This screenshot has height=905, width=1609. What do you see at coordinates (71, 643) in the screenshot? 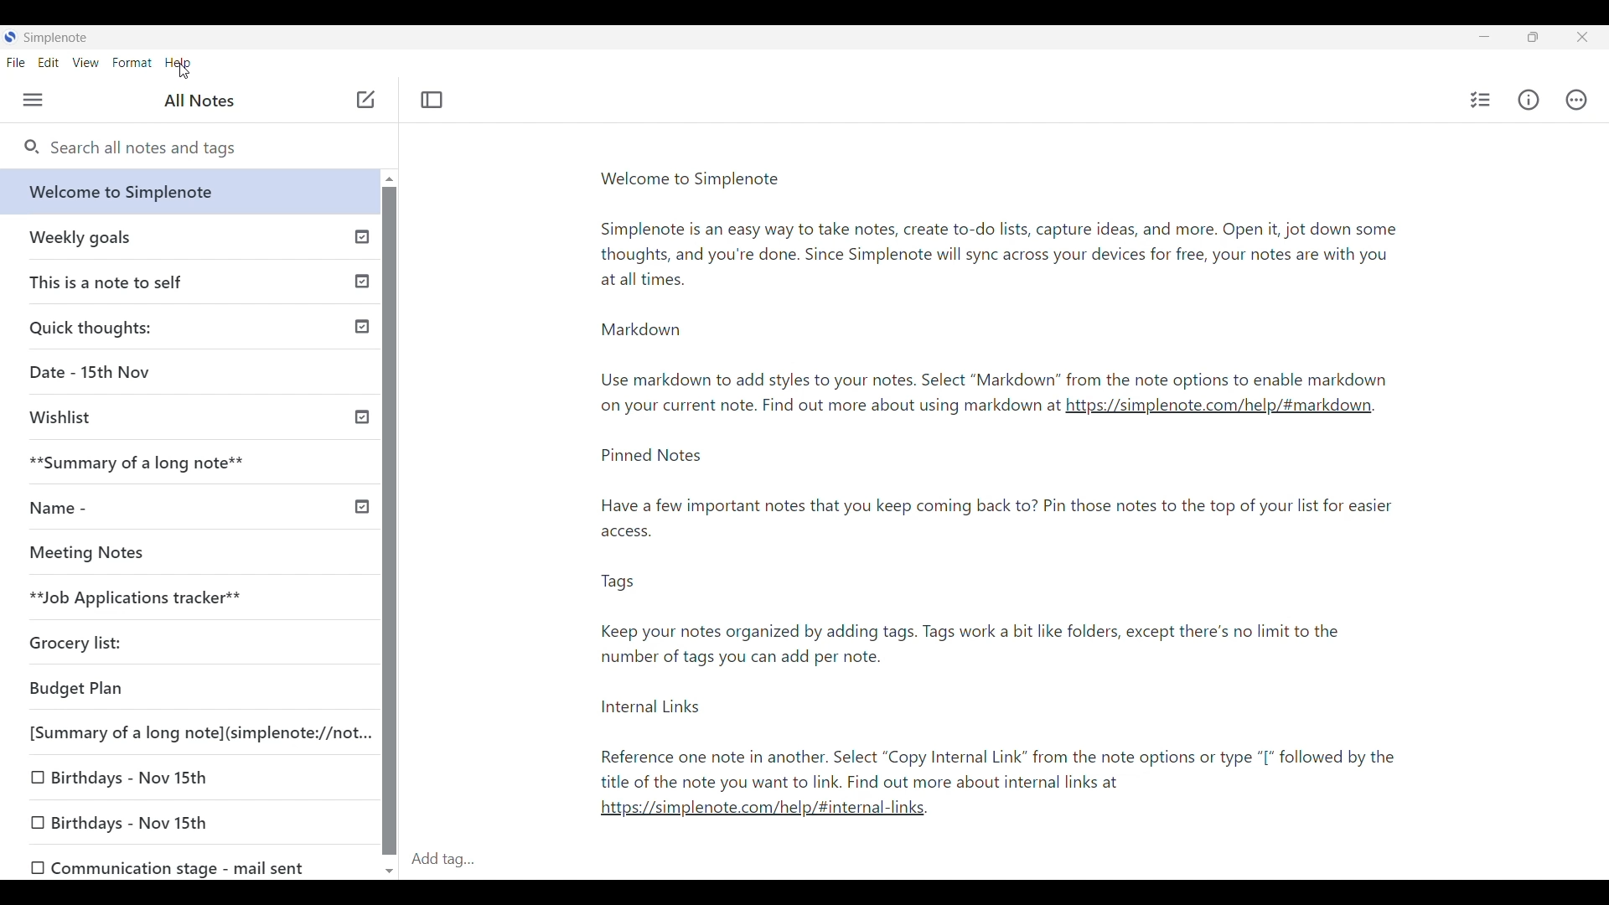
I see `Grocery list:` at bounding box center [71, 643].